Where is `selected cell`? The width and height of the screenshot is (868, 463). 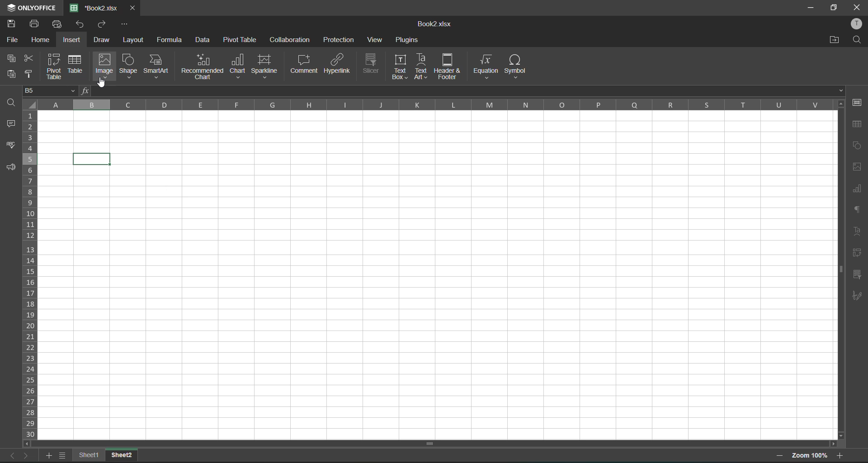
selected cell is located at coordinates (94, 158).